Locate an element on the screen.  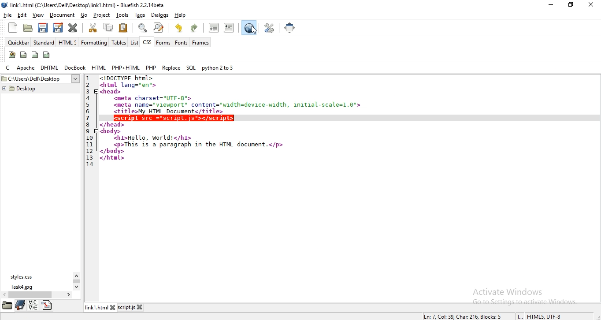
advanced find and replace is located at coordinates (159, 27).